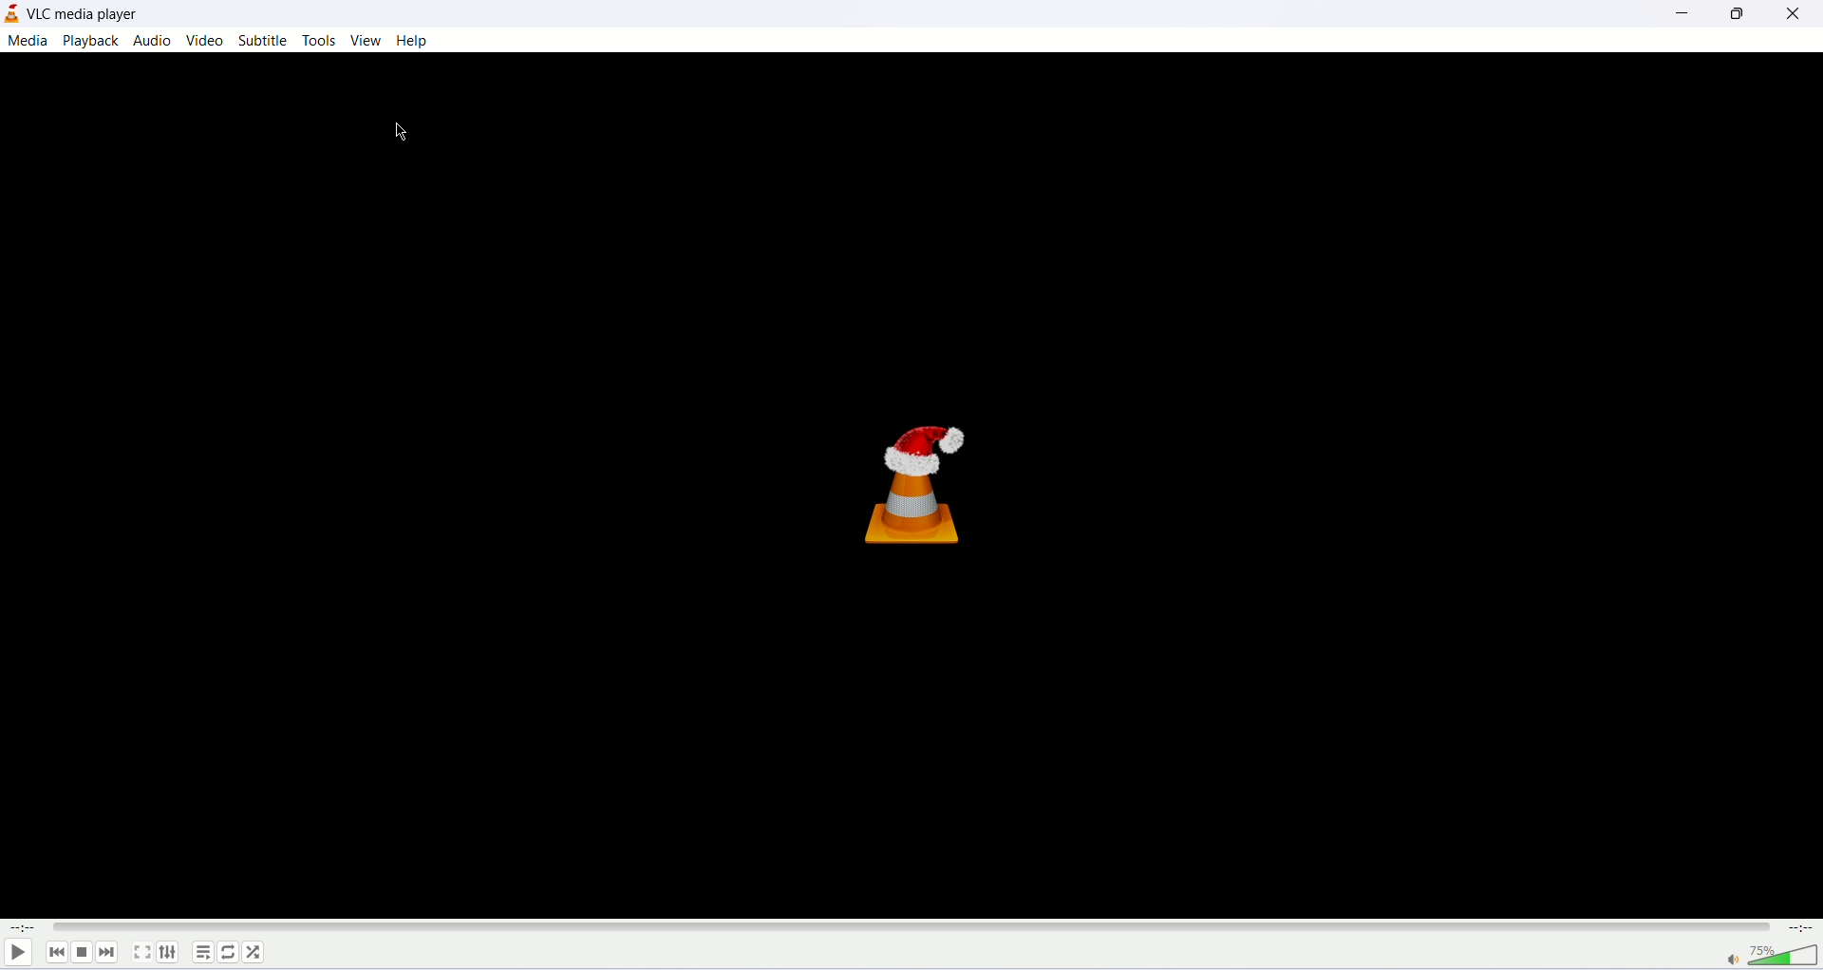  Describe the element at coordinates (229, 954) in the screenshot. I see `loop` at that location.